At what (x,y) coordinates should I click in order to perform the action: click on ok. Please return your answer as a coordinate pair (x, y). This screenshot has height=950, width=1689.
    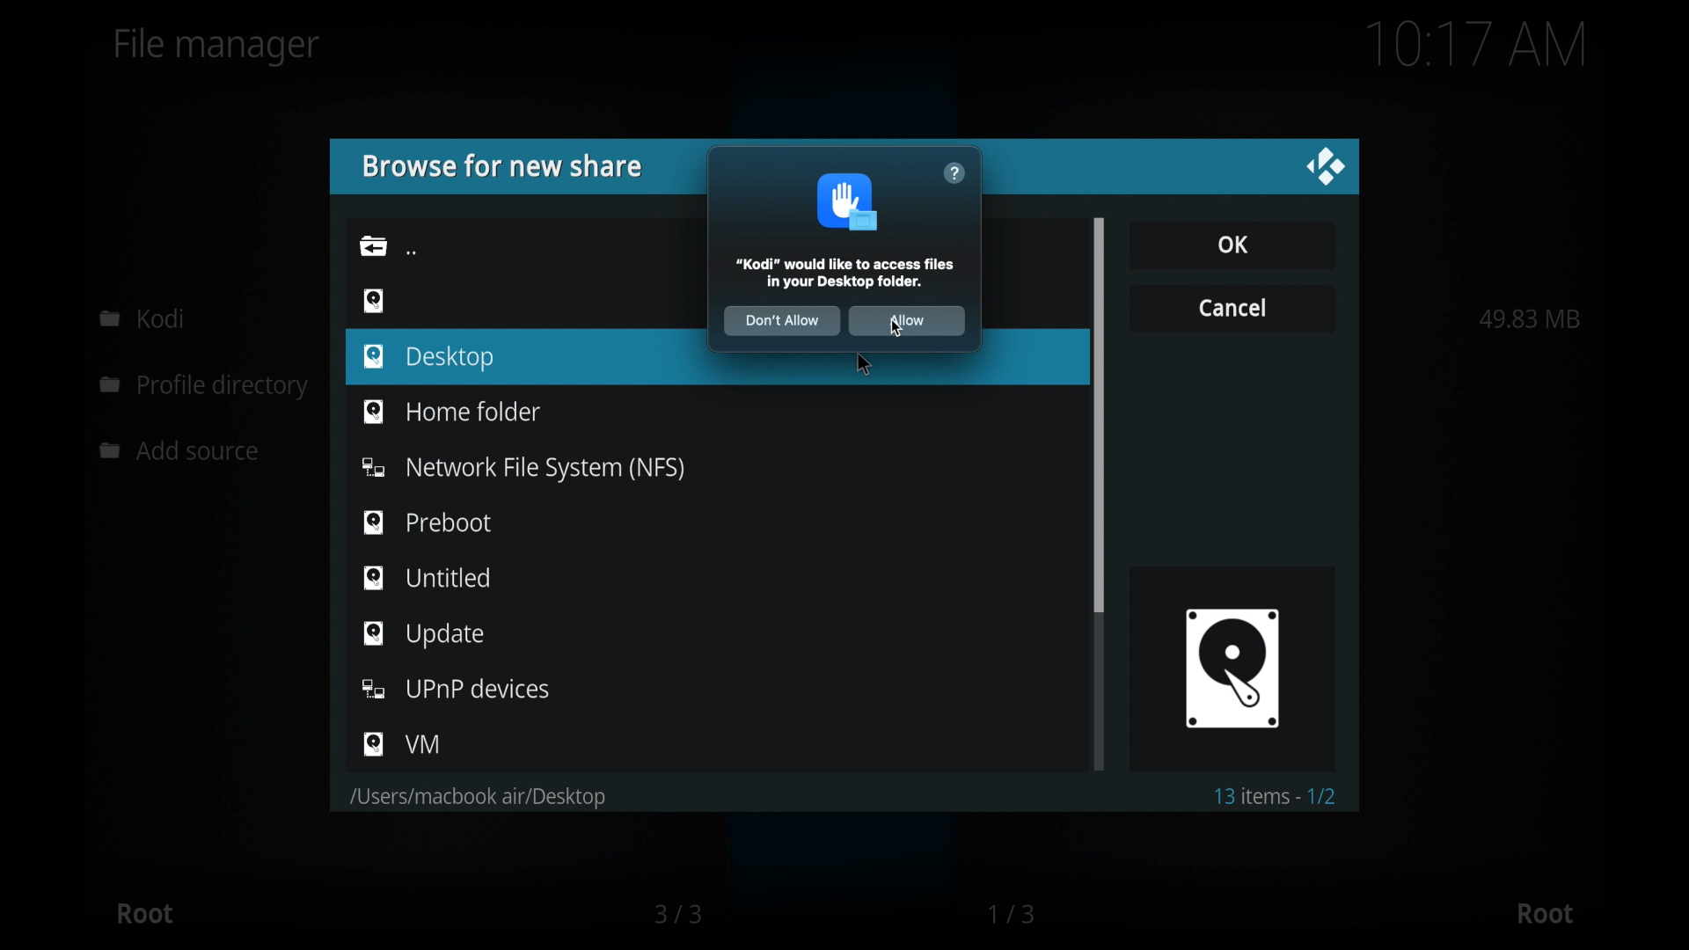
    Looking at the image, I should click on (1232, 244).